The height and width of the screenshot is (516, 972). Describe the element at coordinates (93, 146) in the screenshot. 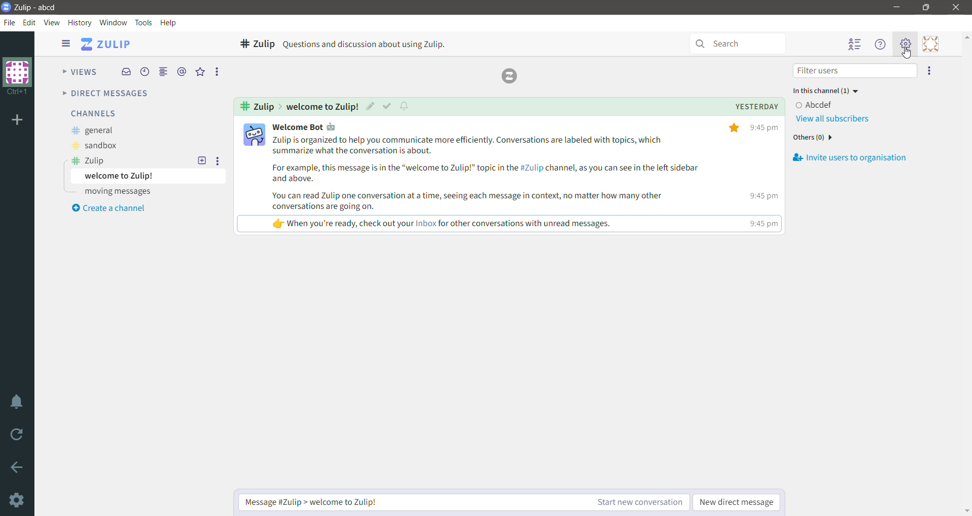

I see `sandbox` at that location.